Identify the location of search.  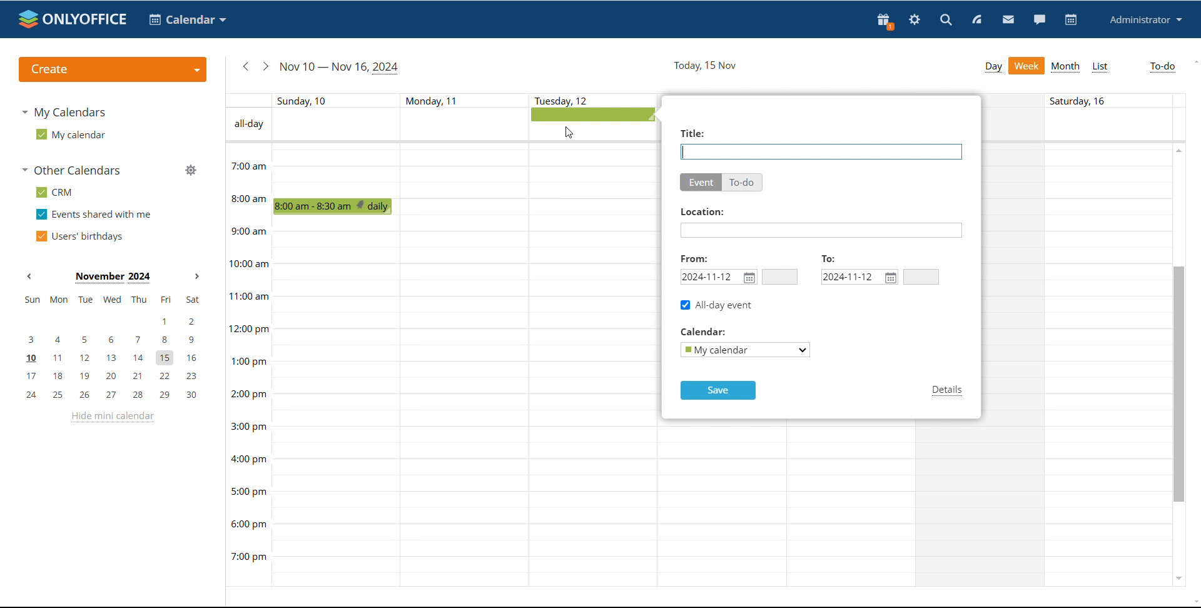
(945, 20).